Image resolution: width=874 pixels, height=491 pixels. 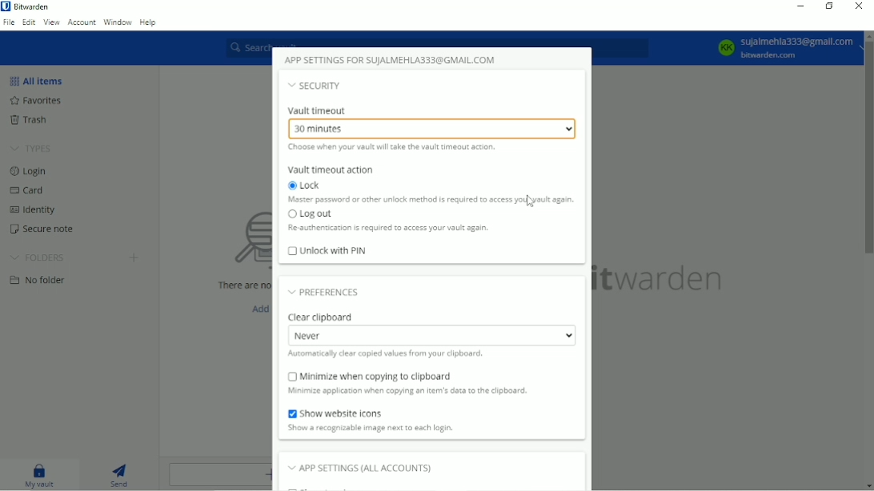 I want to click on Never, so click(x=431, y=335).